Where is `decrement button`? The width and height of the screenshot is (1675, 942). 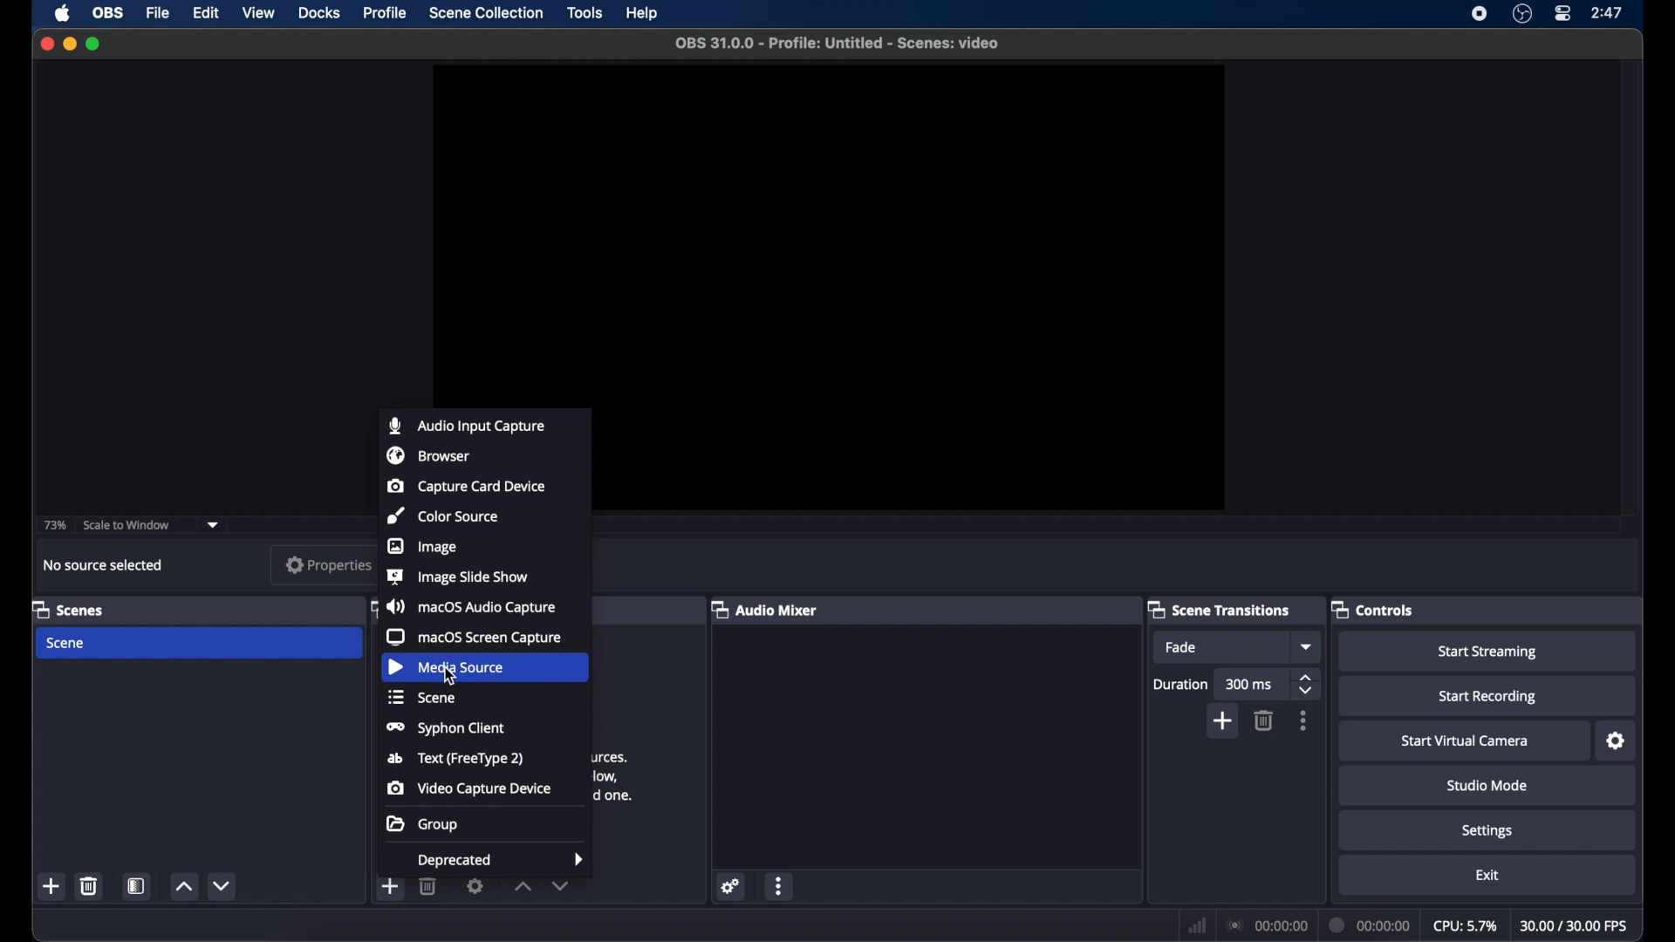 decrement button is located at coordinates (223, 884).